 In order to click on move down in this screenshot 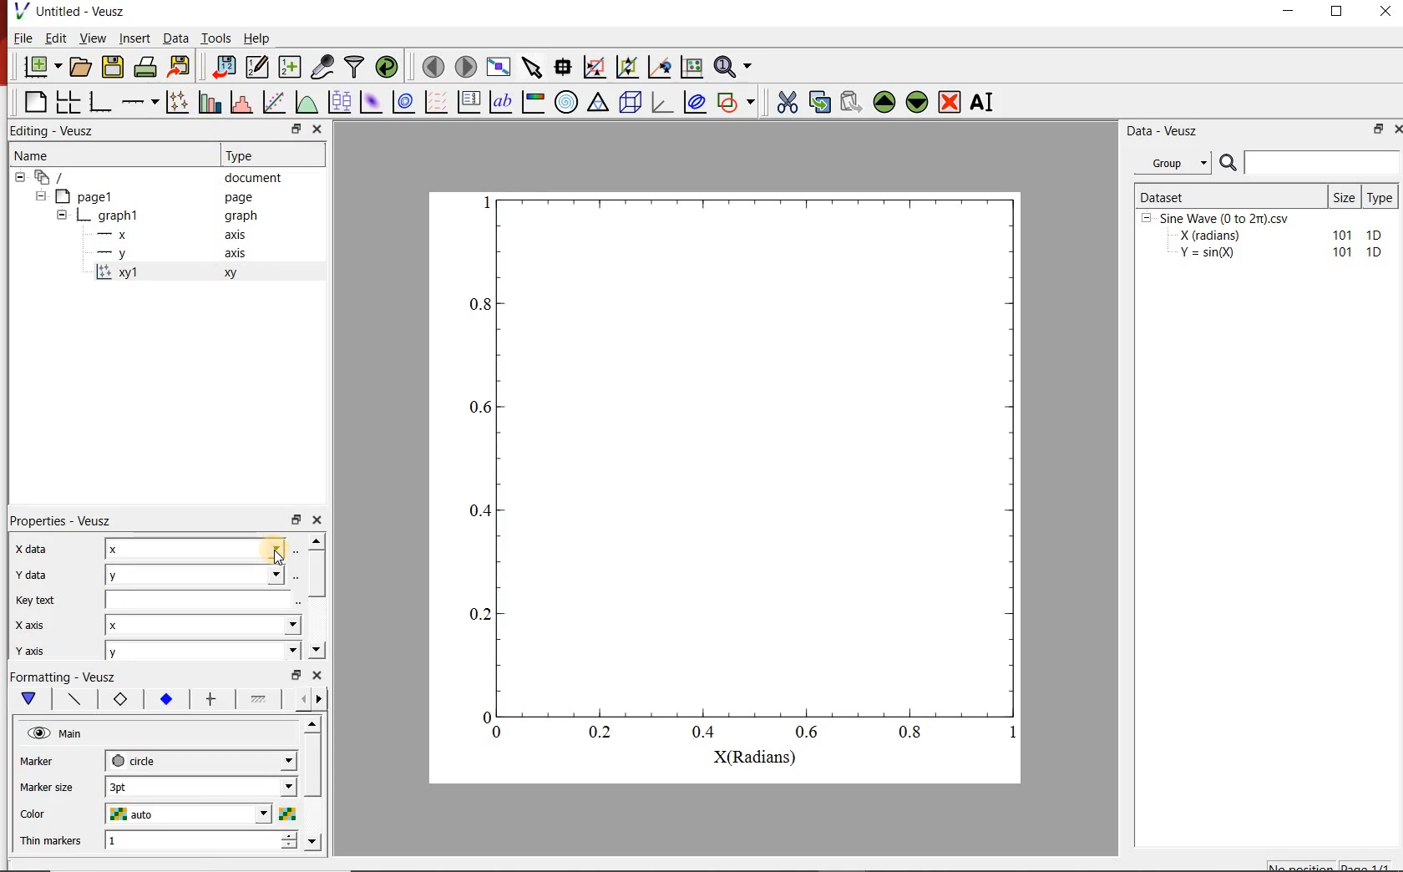, I will do `click(918, 104)`.